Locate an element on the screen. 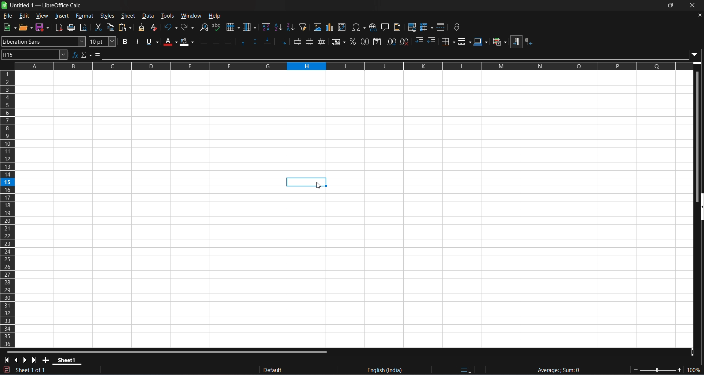 The image size is (704, 375). tools is located at coordinates (168, 16).